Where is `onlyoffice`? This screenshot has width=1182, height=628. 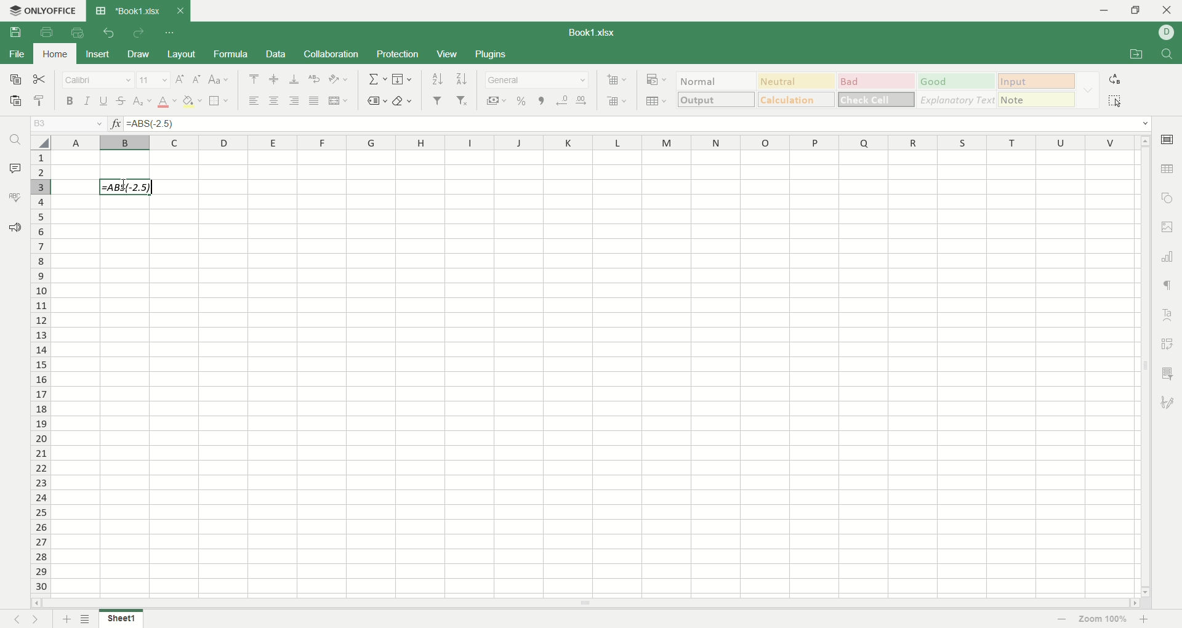 onlyoffice is located at coordinates (41, 10).